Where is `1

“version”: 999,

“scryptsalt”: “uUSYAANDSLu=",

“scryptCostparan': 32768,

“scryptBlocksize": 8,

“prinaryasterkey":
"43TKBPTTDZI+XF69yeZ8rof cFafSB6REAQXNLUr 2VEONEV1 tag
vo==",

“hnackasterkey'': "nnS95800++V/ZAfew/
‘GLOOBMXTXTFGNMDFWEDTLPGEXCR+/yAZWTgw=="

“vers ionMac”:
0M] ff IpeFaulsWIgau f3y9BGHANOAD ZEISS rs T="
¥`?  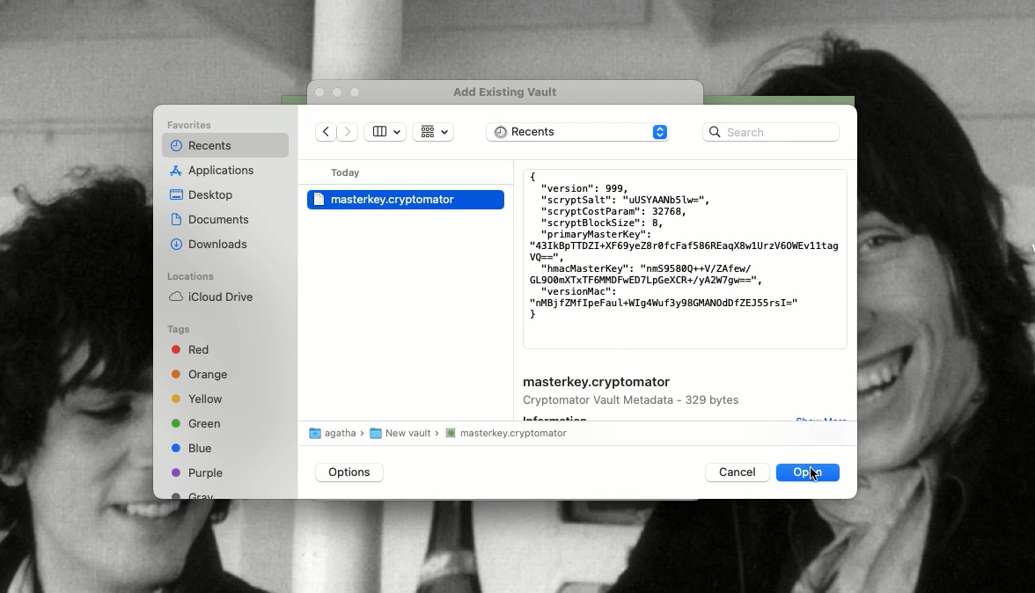
1

“version”: 999,

“scryptsalt”: “uUSYAANDSLu=",

“scryptCostparan': 32768,

“scryptBlocksize": 8,

“prinaryasterkey":
"43TKBPTTDZI+XF69yeZ8rof cFafSB6REAQXNLUr 2VEONEV1 tag
vo==",

“hnackasterkey'': "nnS95800++V/ZAfew/
‘GLOOBMXTXTFGNMDFWEDTLPGEXCR+/yAZWTgw=="

“vers ionMac”:
0M] ff IpeFaulsWIgau f3y9BGHANOAD ZEISS rs T="
¥ is located at coordinates (684, 246).